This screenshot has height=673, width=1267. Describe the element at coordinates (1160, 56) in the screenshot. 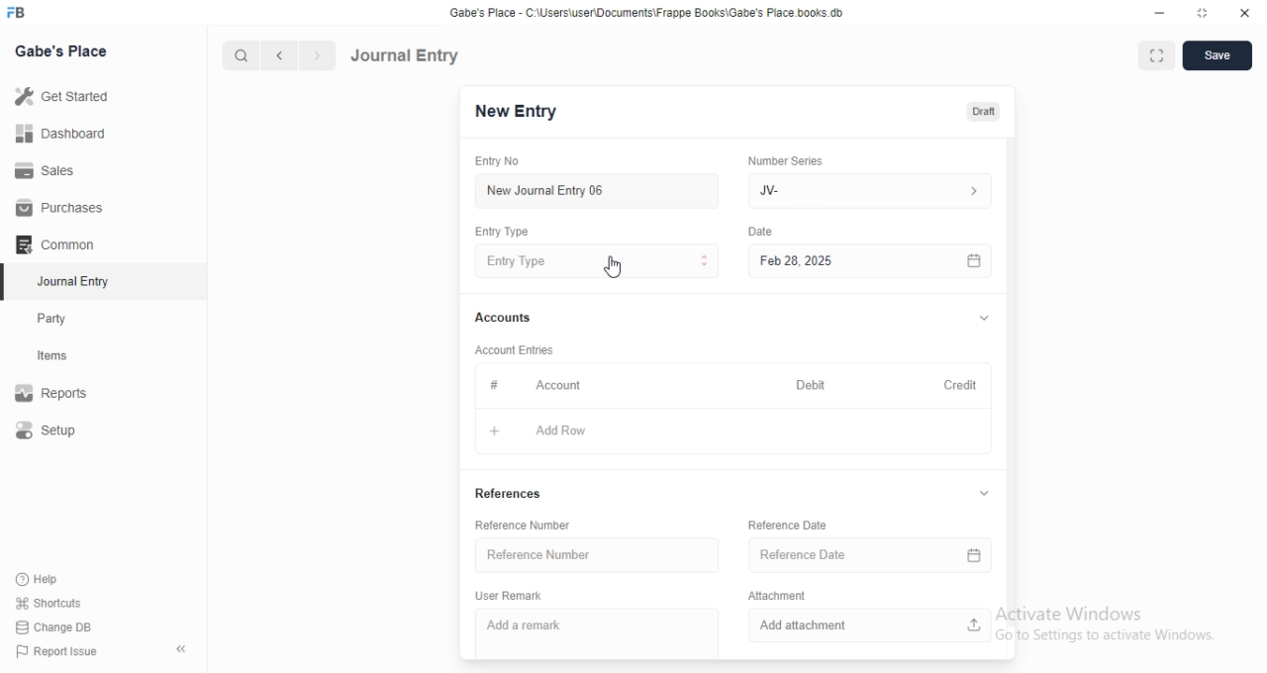

I see `full screen` at that location.